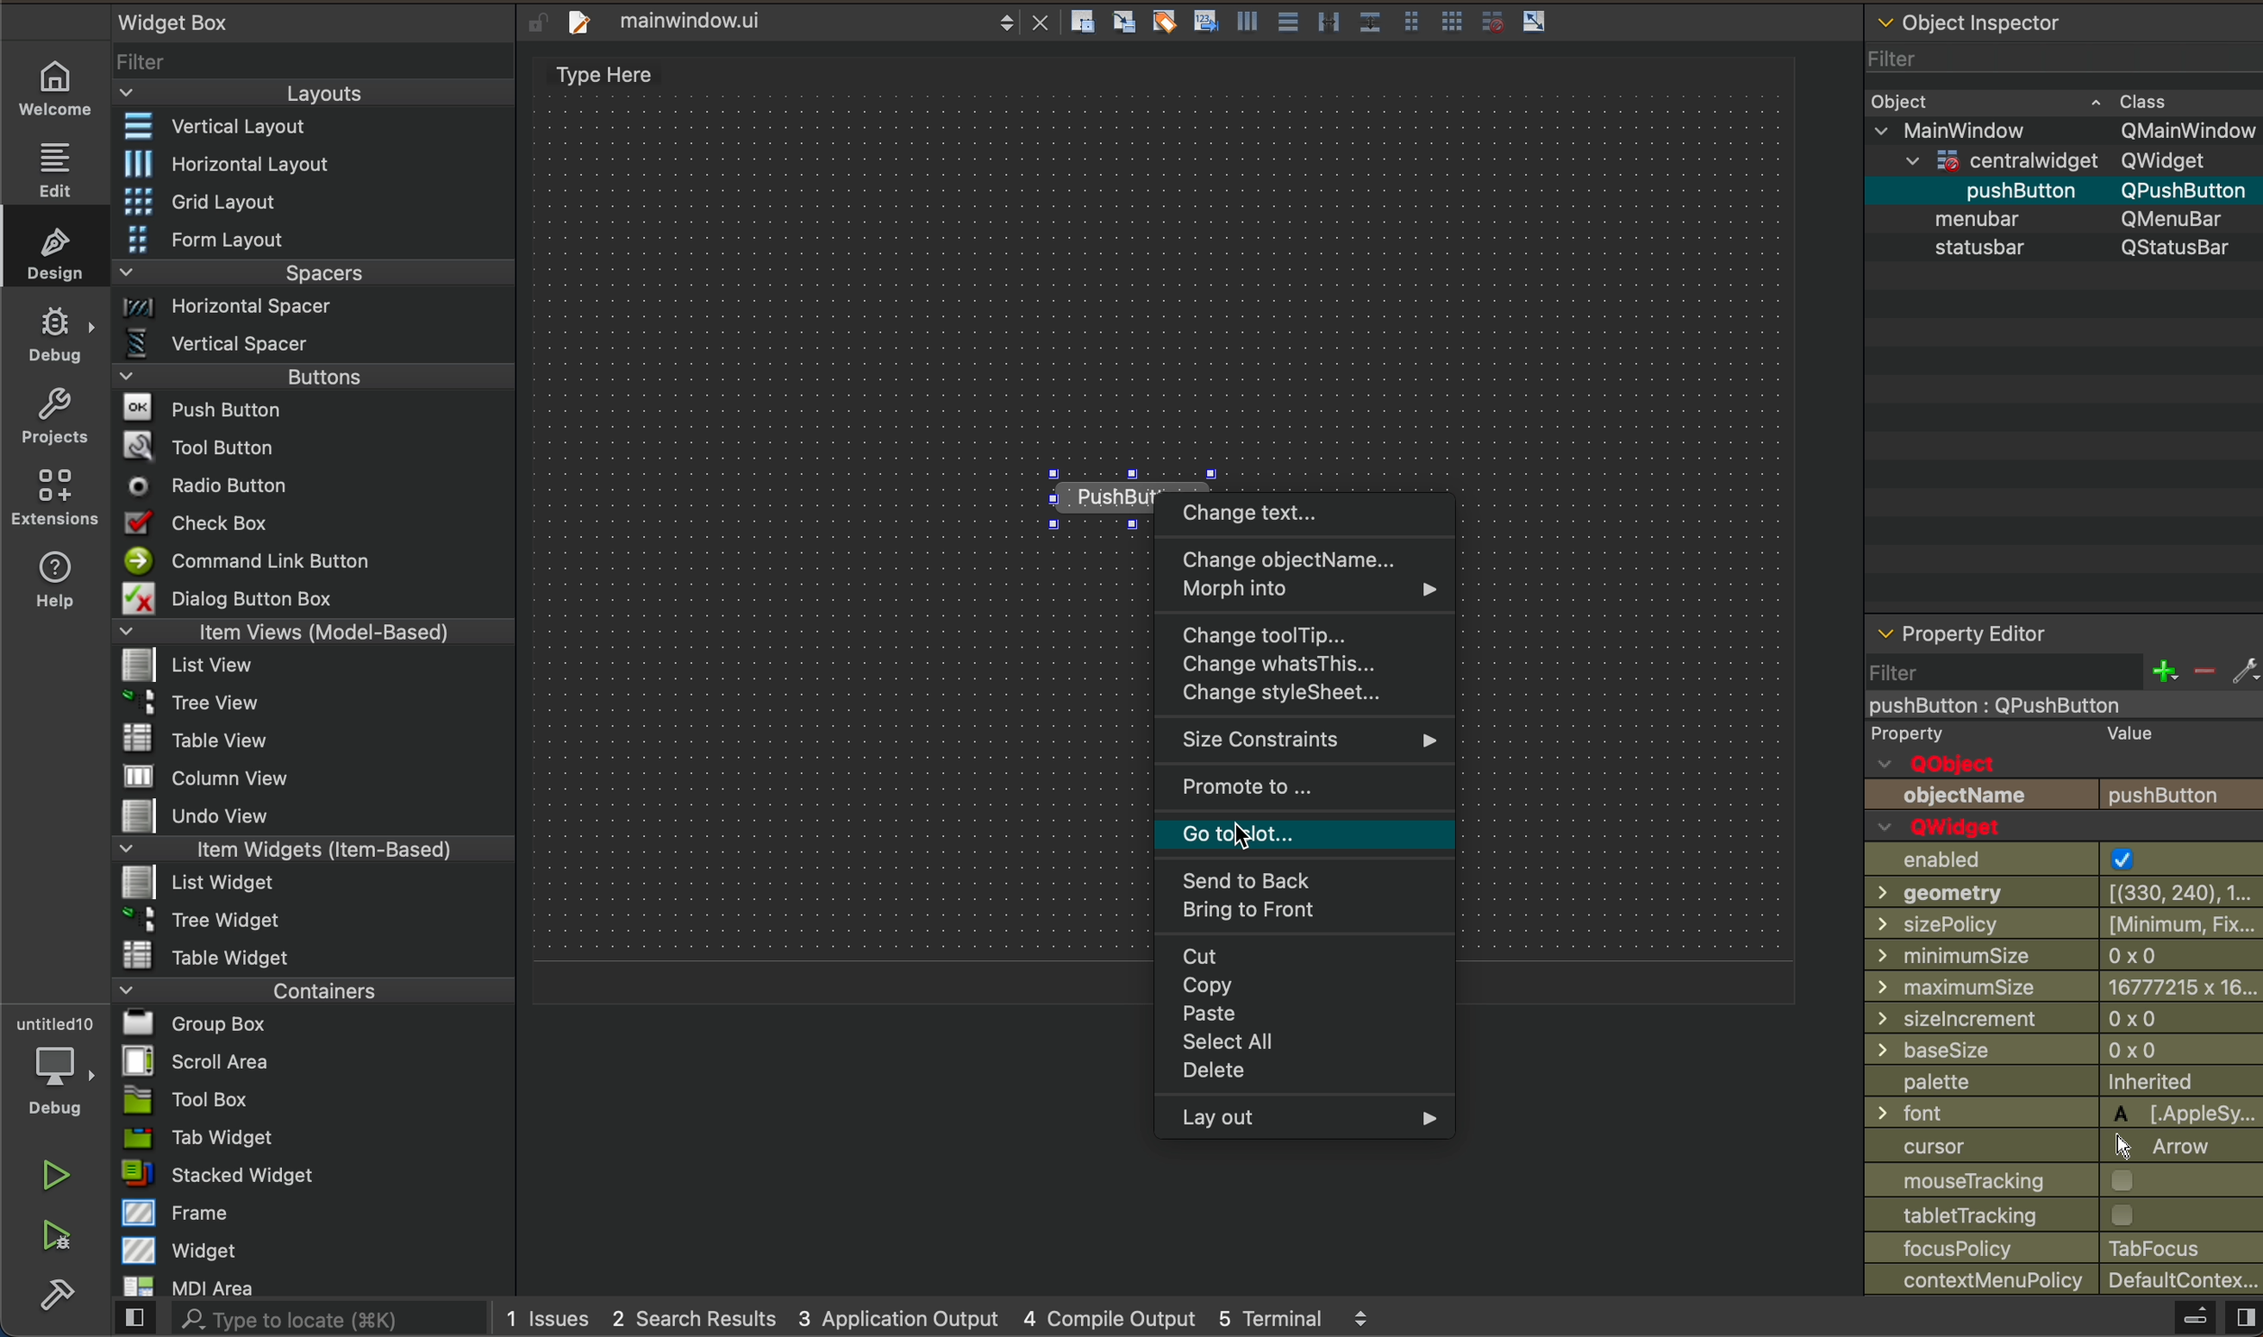 This screenshot has width=2263, height=1337. I want to click on undo view, so click(315, 816).